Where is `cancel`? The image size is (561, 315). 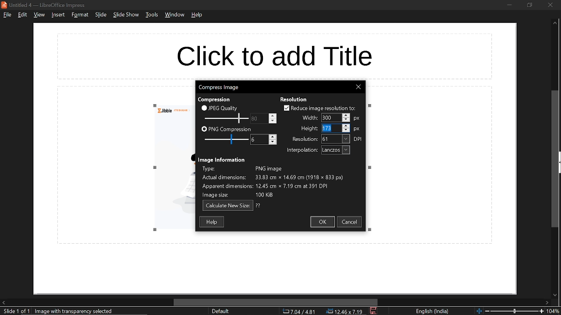
cancel is located at coordinates (351, 223).